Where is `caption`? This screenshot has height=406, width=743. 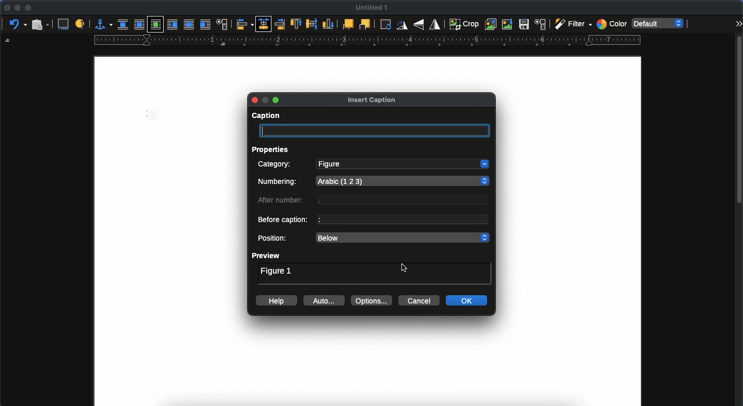 caption is located at coordinates (264, 116).